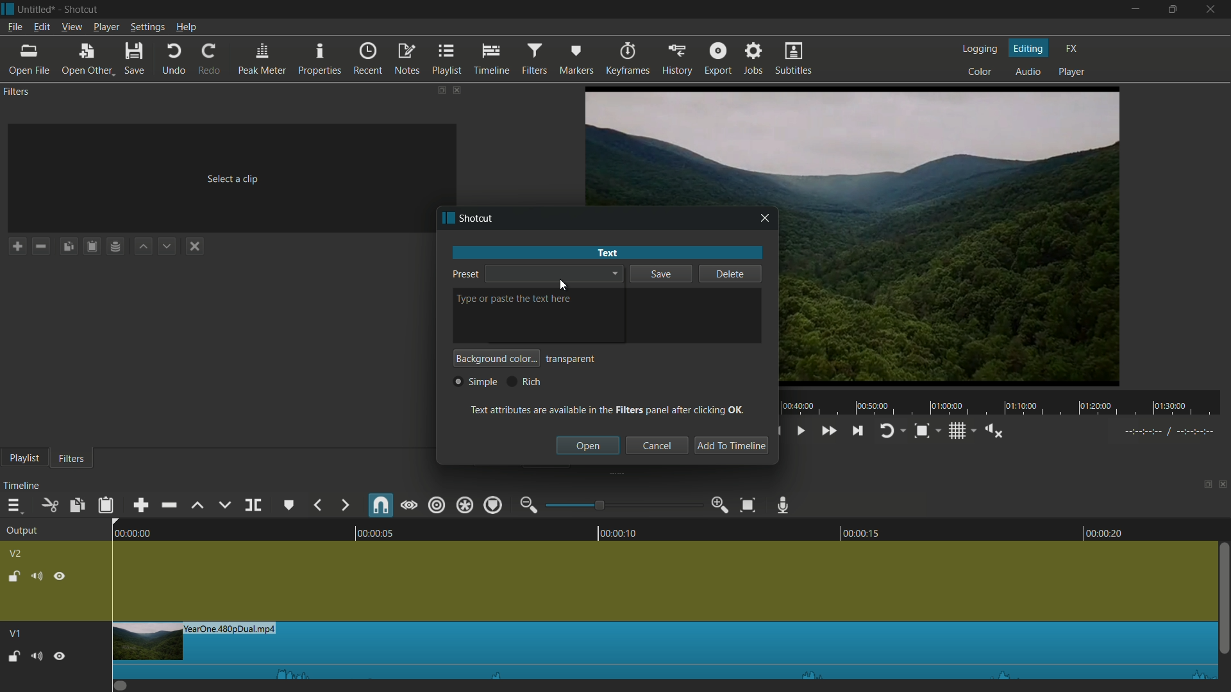  What do you see at coordinates (18, 92) in the screenshot?
I see `filters` at bounding box center [18, 92].